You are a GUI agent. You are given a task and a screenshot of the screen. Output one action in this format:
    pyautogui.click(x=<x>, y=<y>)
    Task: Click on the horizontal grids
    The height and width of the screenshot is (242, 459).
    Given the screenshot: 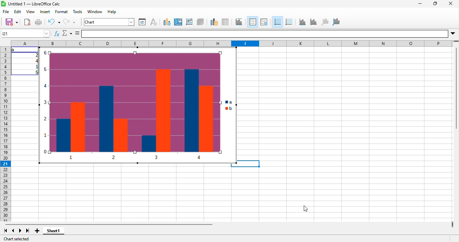 What is the action you would take?
    pyautogui.click(x=277, y=22)
    